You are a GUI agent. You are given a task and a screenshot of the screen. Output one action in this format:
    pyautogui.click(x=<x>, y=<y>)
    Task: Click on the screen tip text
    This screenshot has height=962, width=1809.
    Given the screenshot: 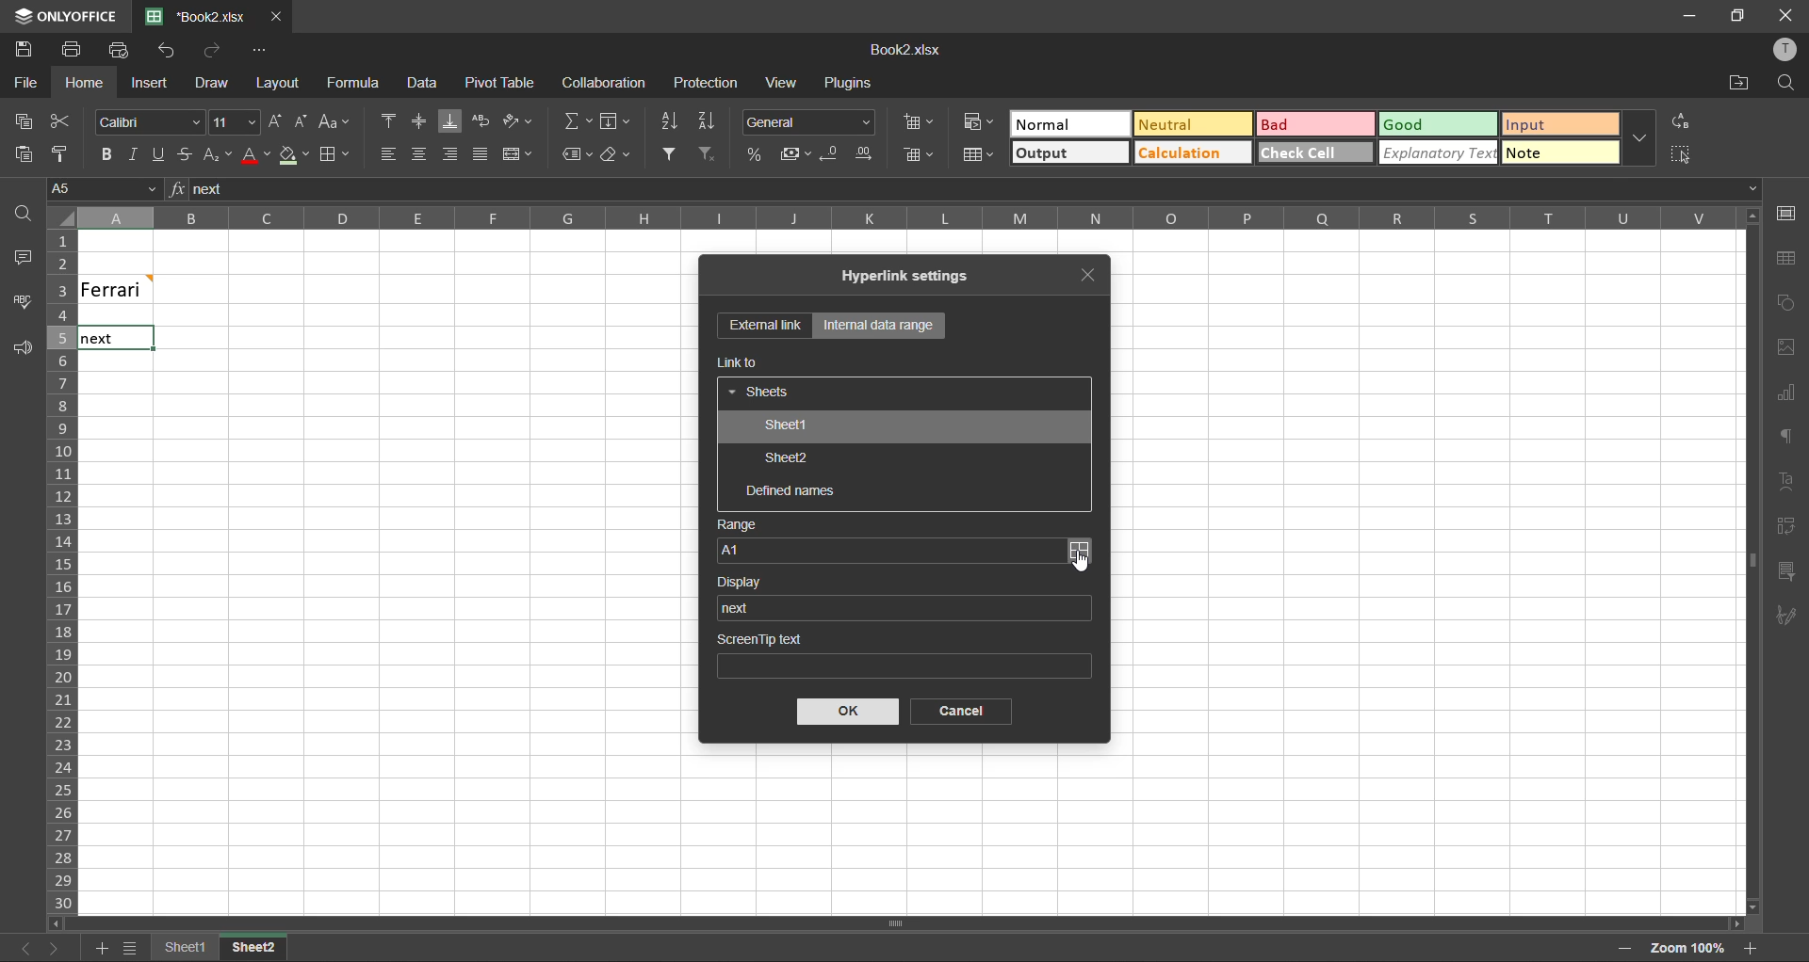 What is the action you would take?
    pyautogui.click(x=902, y=652)
    